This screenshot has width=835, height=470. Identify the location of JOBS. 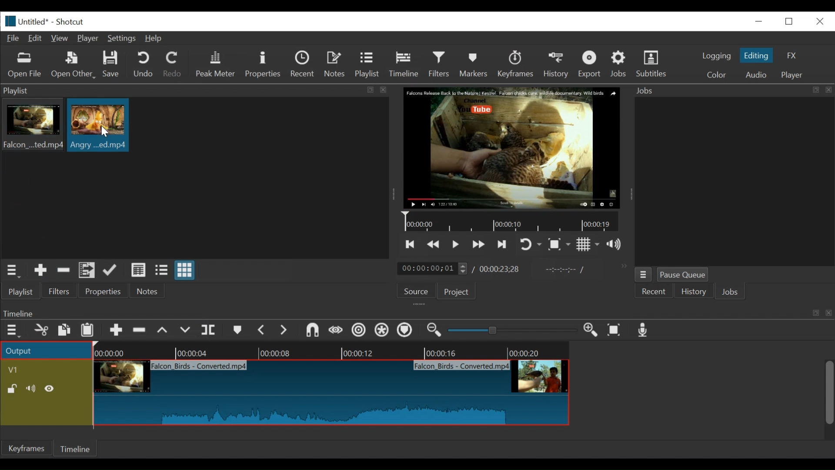
(731, 293).